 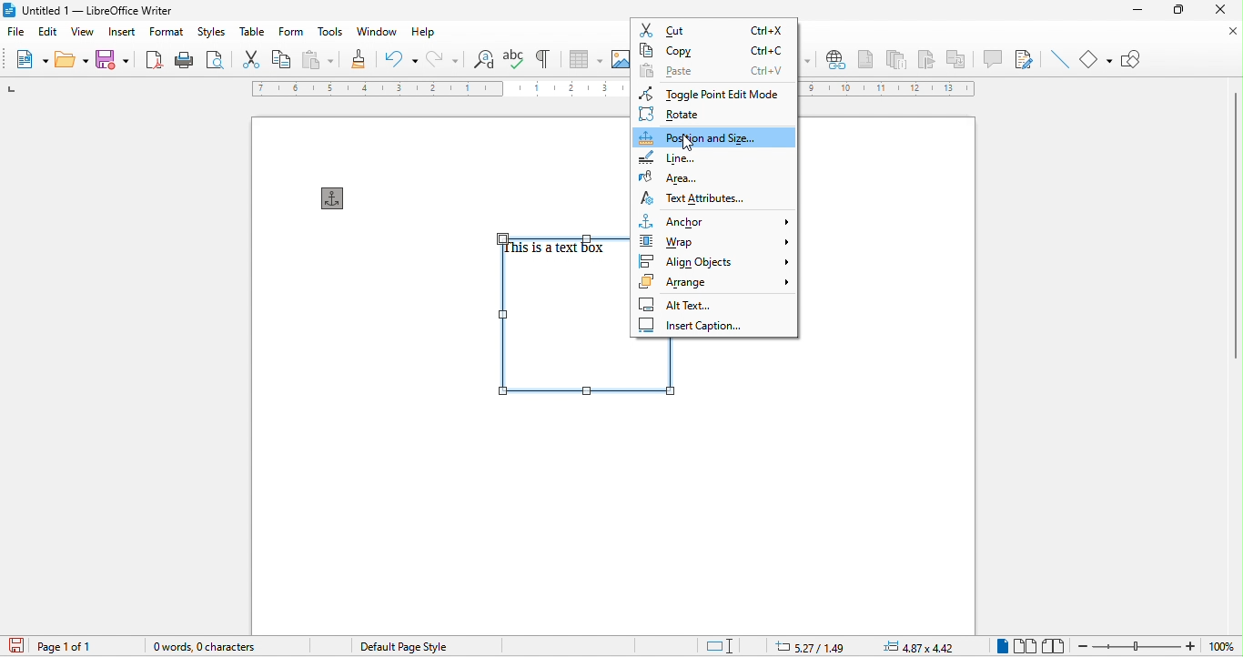 What do you see at coordinates (714, 72) in the screenshot?
I see `paste` at bounding box center [714, 72].